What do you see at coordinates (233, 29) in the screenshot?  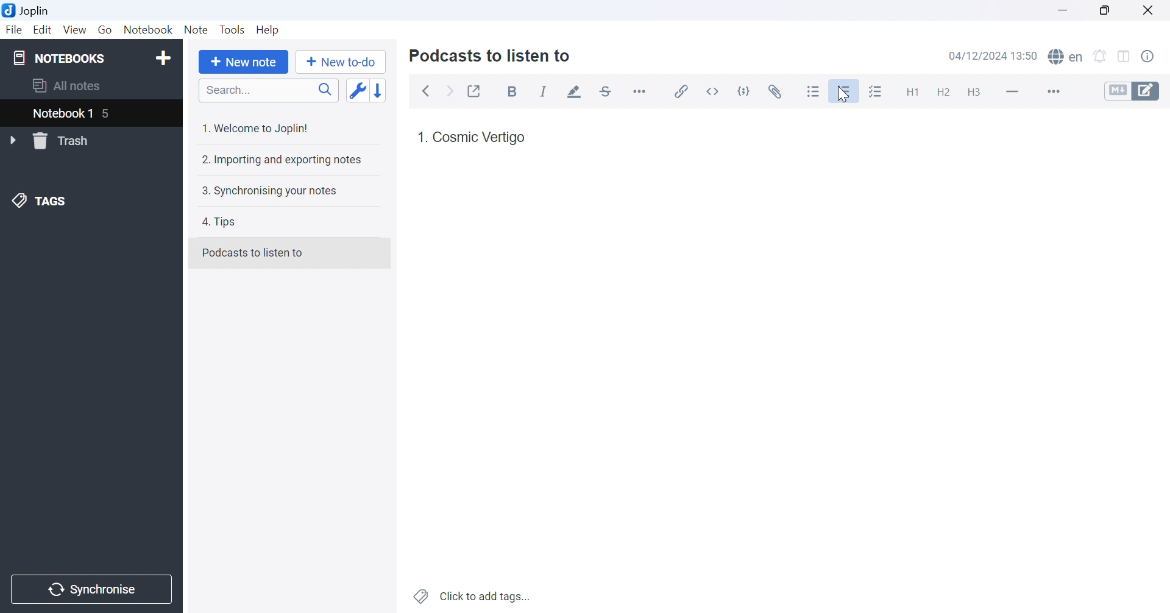 I see `Tools` at bounding box center [233, 29].